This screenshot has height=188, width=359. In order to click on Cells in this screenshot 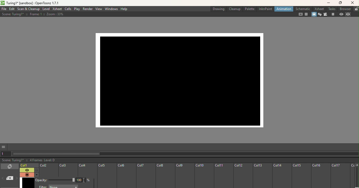, I will do `click(67, 9)`.